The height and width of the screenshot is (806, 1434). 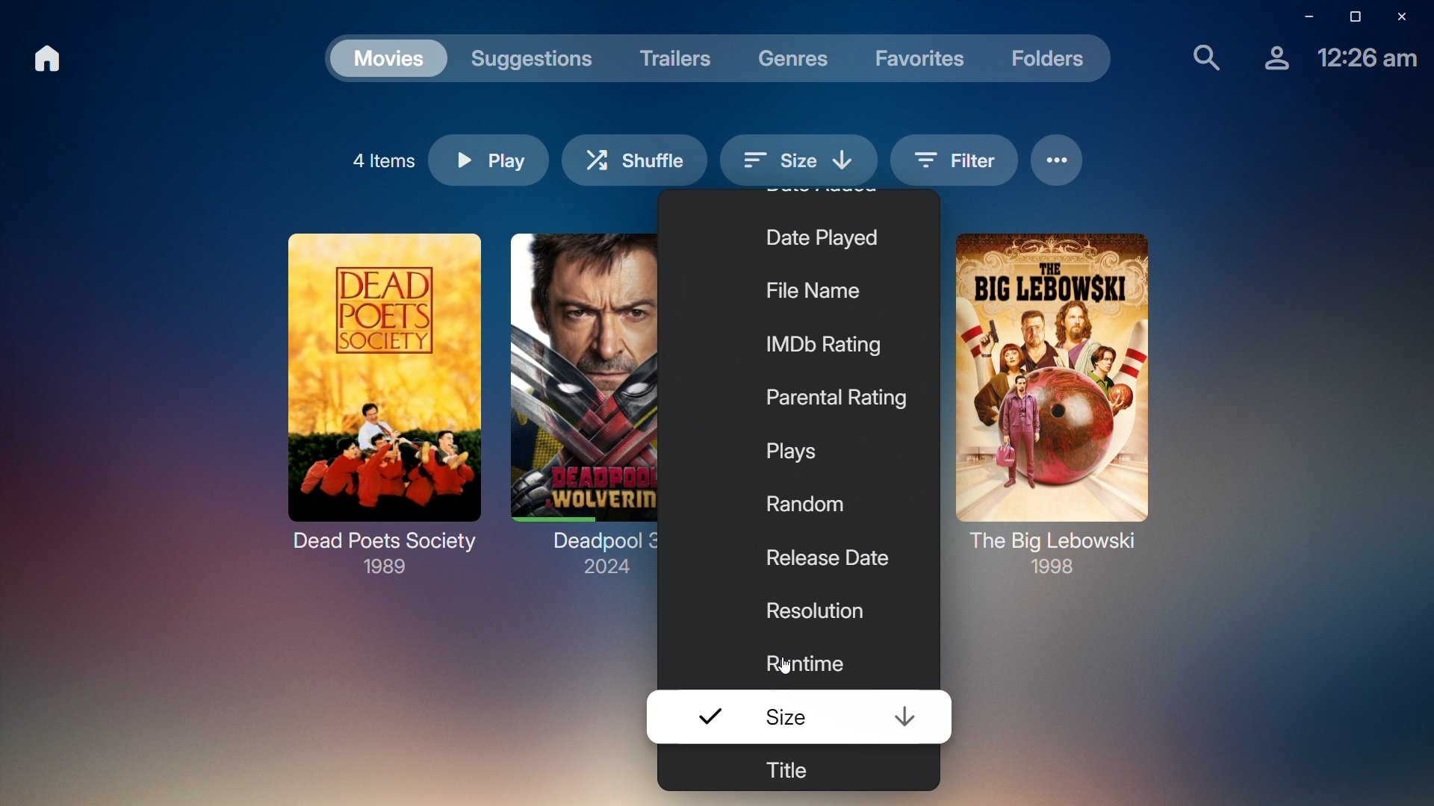 I want to click on Play, so click(x=491, y=161).